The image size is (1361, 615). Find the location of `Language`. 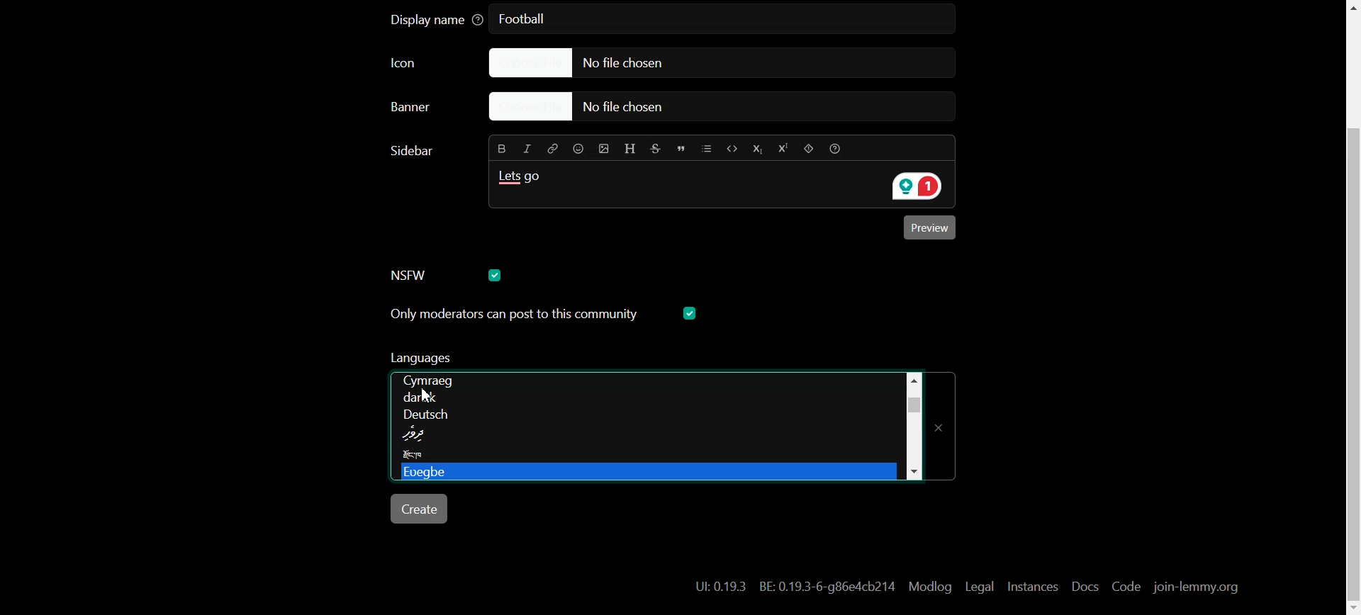

Language is located at coordinates (643, 380).